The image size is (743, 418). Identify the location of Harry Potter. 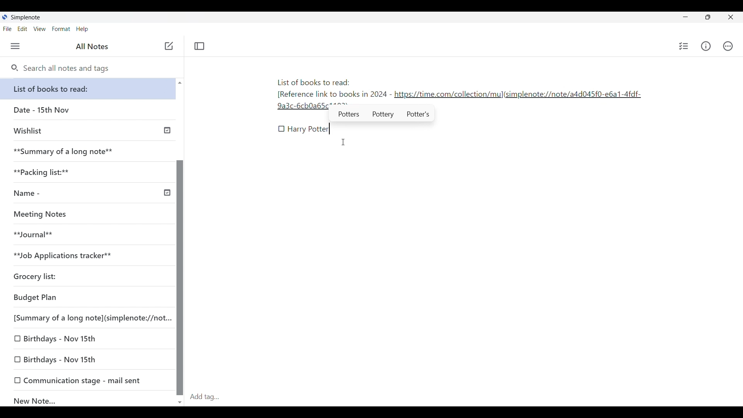
(309, 130).